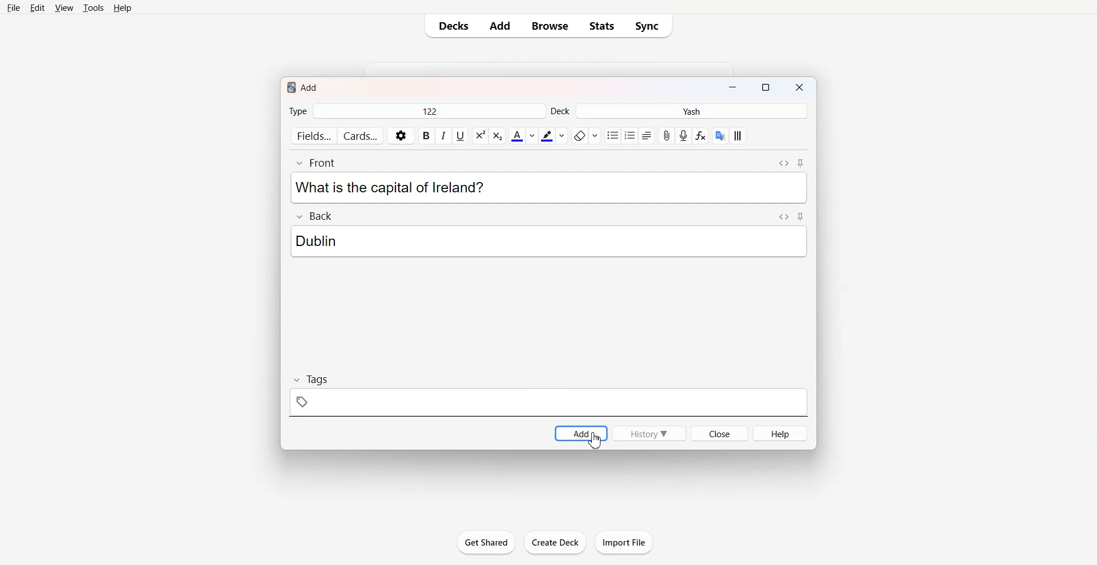 The height and width of the screenshot is (565, 1097). Describe the element at coordinates (732, 88) in the screenshot. I see `Minimize` at that location.